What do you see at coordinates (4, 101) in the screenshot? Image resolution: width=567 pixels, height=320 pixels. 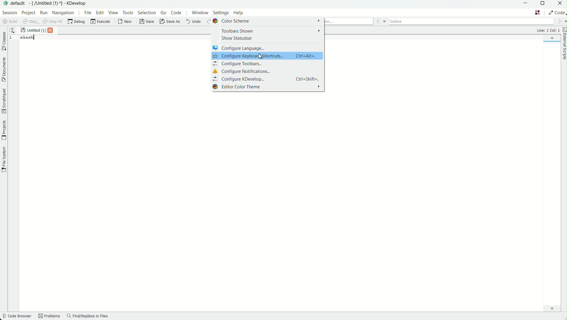 I see `scratchpad` at bounding box center [4, 101].